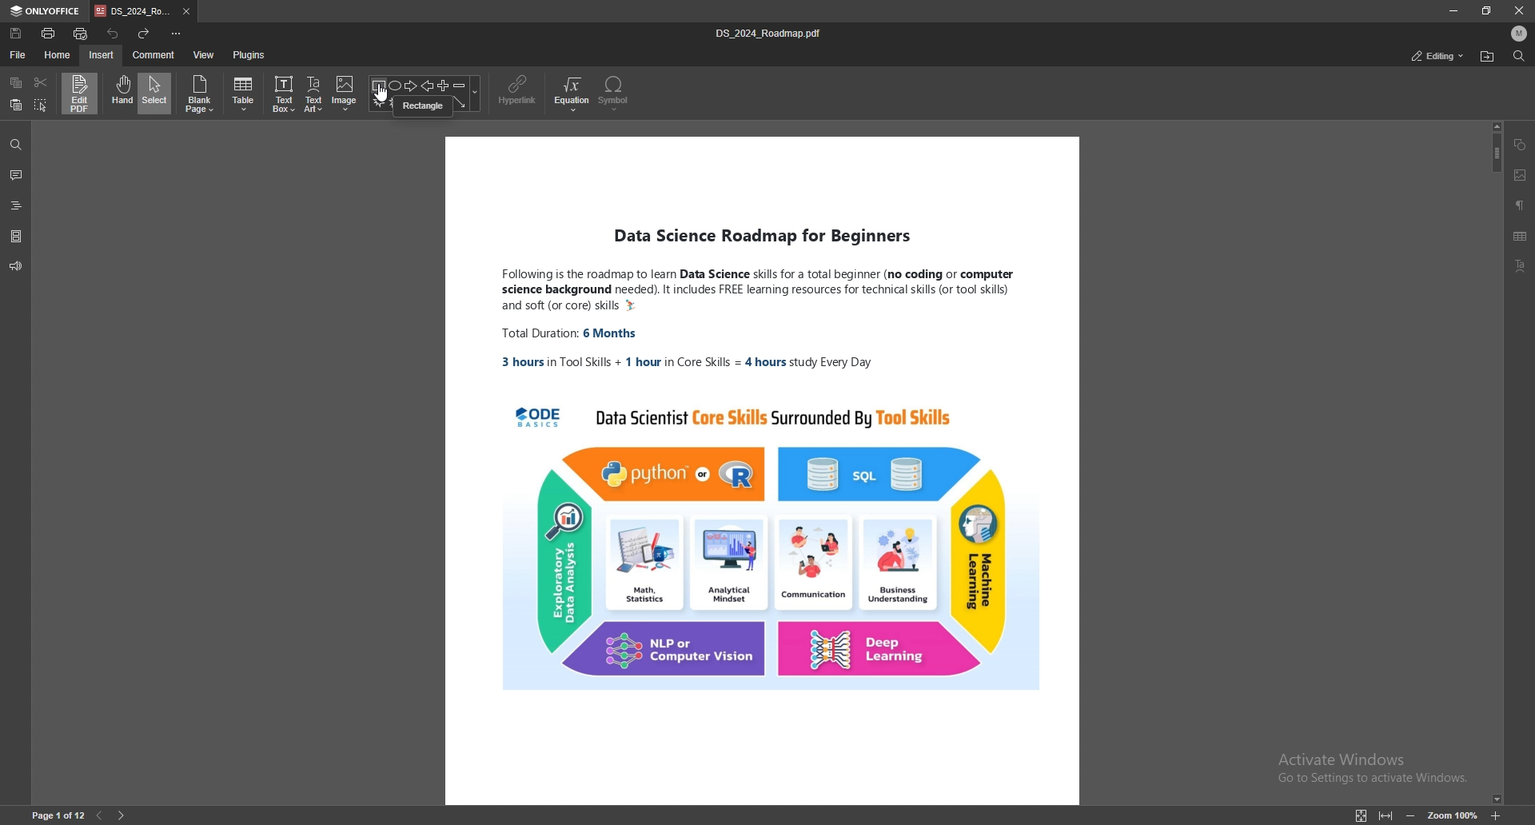  What do you see at coordinates (1495, 817) in the screenshot?
I see `zoom in` at bounding box center [1495, 817].